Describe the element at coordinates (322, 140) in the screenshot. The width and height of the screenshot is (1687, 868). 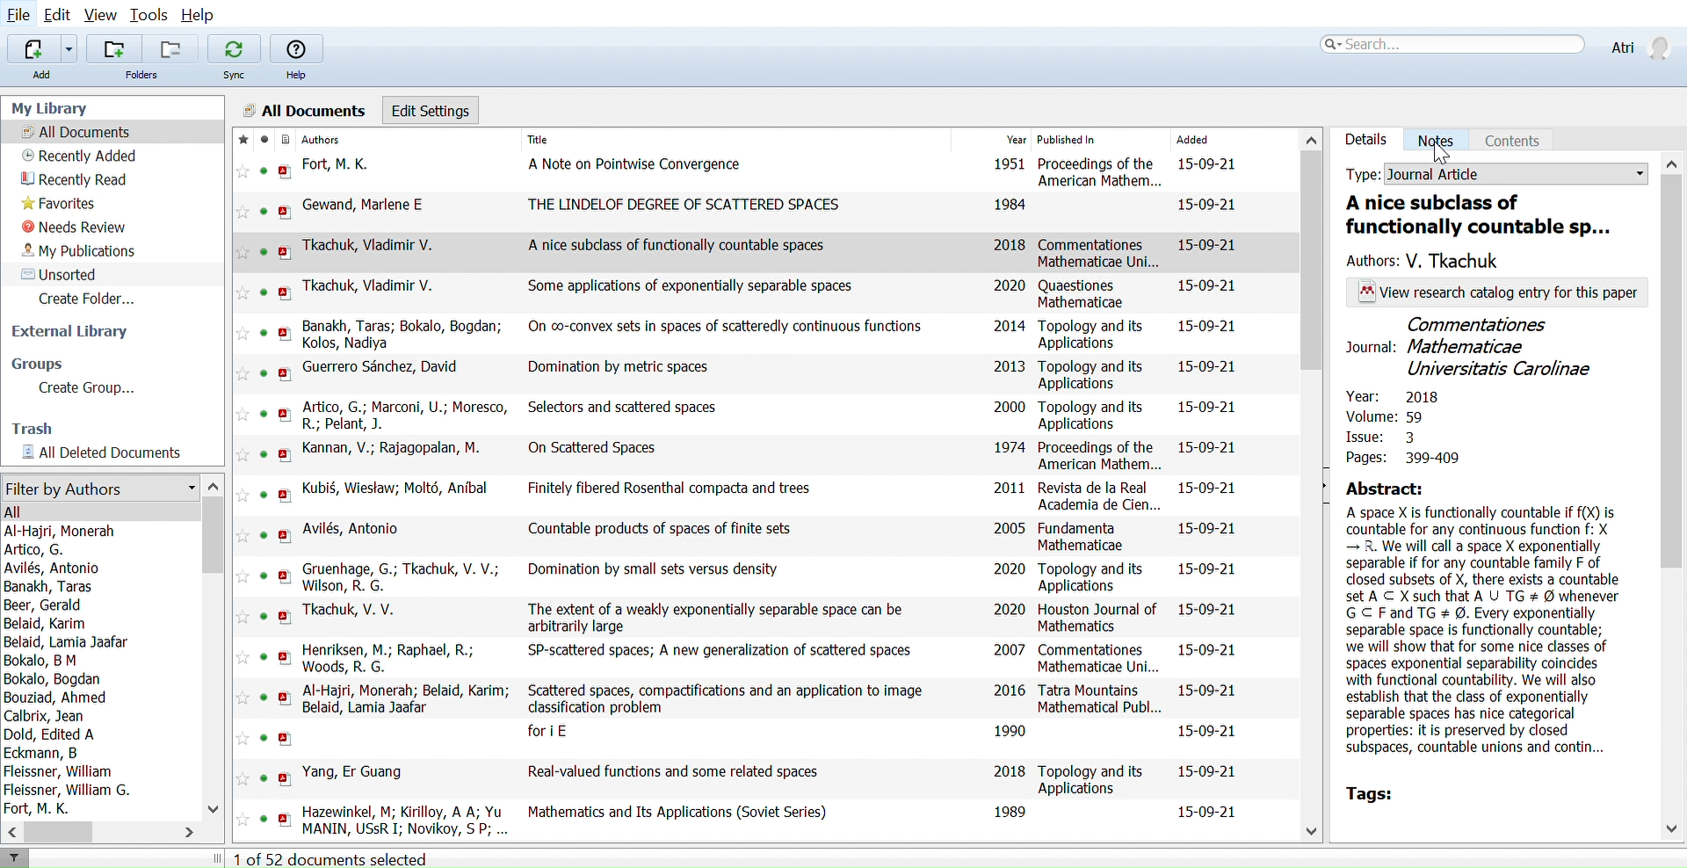
I see `Authors` at that location.